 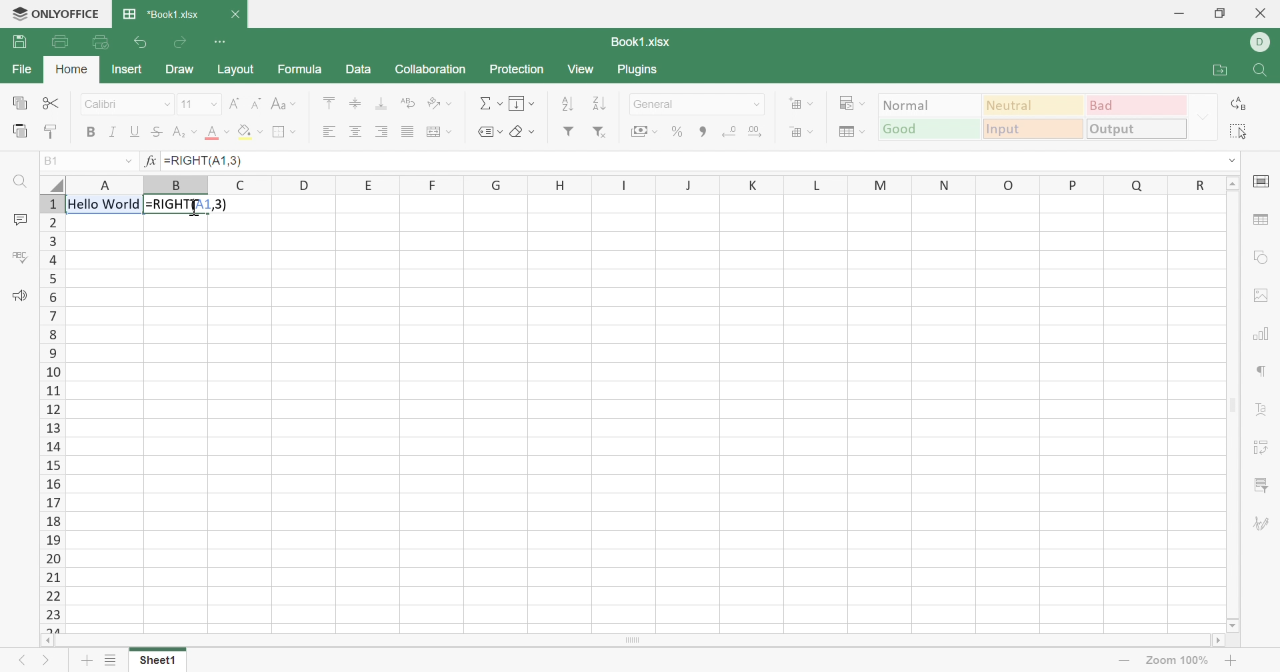 What do you see at coordinates (23, 663) in the screenshot?
I see `Previous` at bounding box center [23, 663].